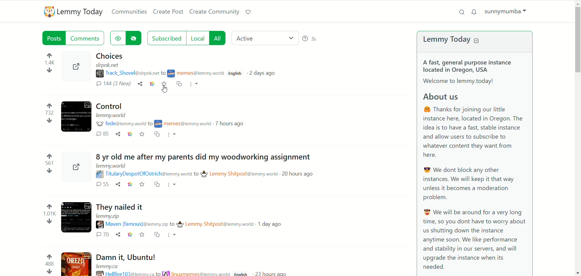  Describe the element at coordinates (242, 274) in the screenshot. I see `English` at that location.